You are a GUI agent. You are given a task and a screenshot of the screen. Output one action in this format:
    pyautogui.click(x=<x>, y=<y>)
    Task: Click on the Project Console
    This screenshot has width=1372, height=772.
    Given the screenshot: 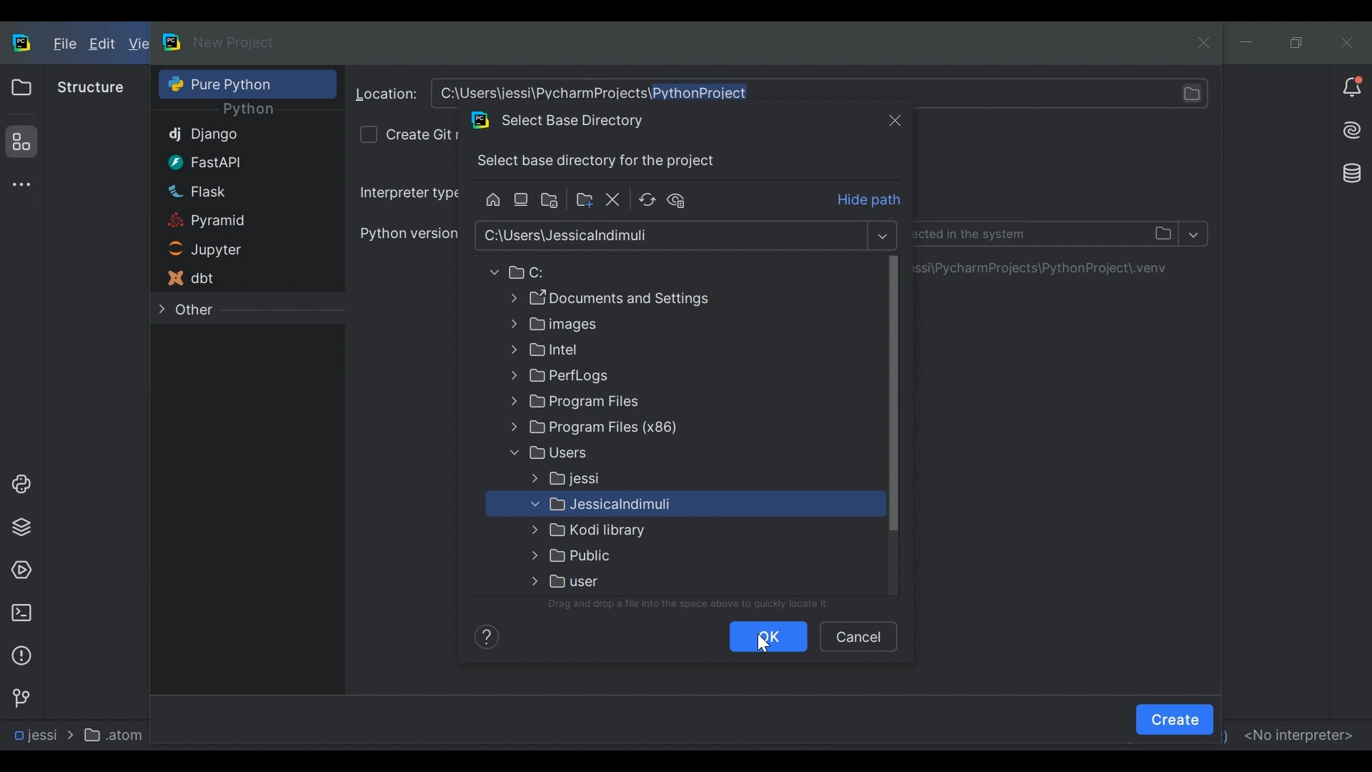 What is the action you would take?
    pyautogui.click(x=19, y=485)
    